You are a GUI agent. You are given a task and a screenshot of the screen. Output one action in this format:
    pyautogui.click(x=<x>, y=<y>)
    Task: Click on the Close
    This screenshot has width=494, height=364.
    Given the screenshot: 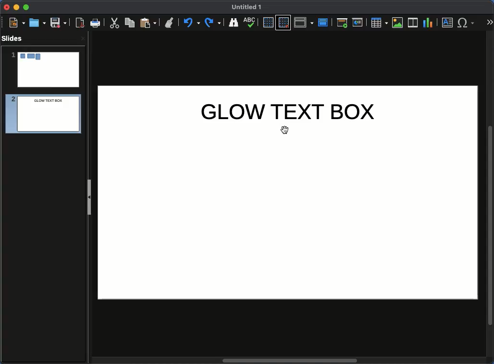 What is the action you would take?
    pyautogui.click(x=7, y=7)
    